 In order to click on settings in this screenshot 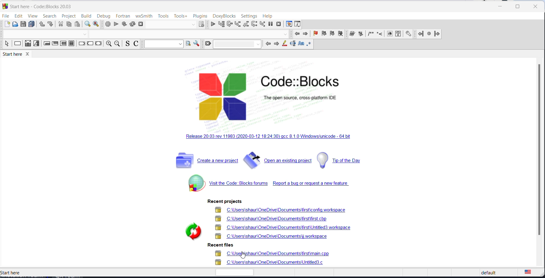, I will do `click(249, 16)`.